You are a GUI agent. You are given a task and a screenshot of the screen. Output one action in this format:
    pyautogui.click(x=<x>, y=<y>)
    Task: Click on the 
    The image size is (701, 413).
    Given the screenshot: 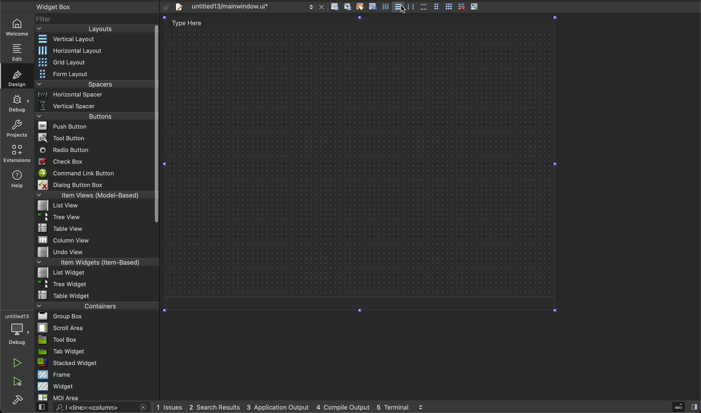 What is the action you would take?
    pyautogui.click(x=18, y=363)
    